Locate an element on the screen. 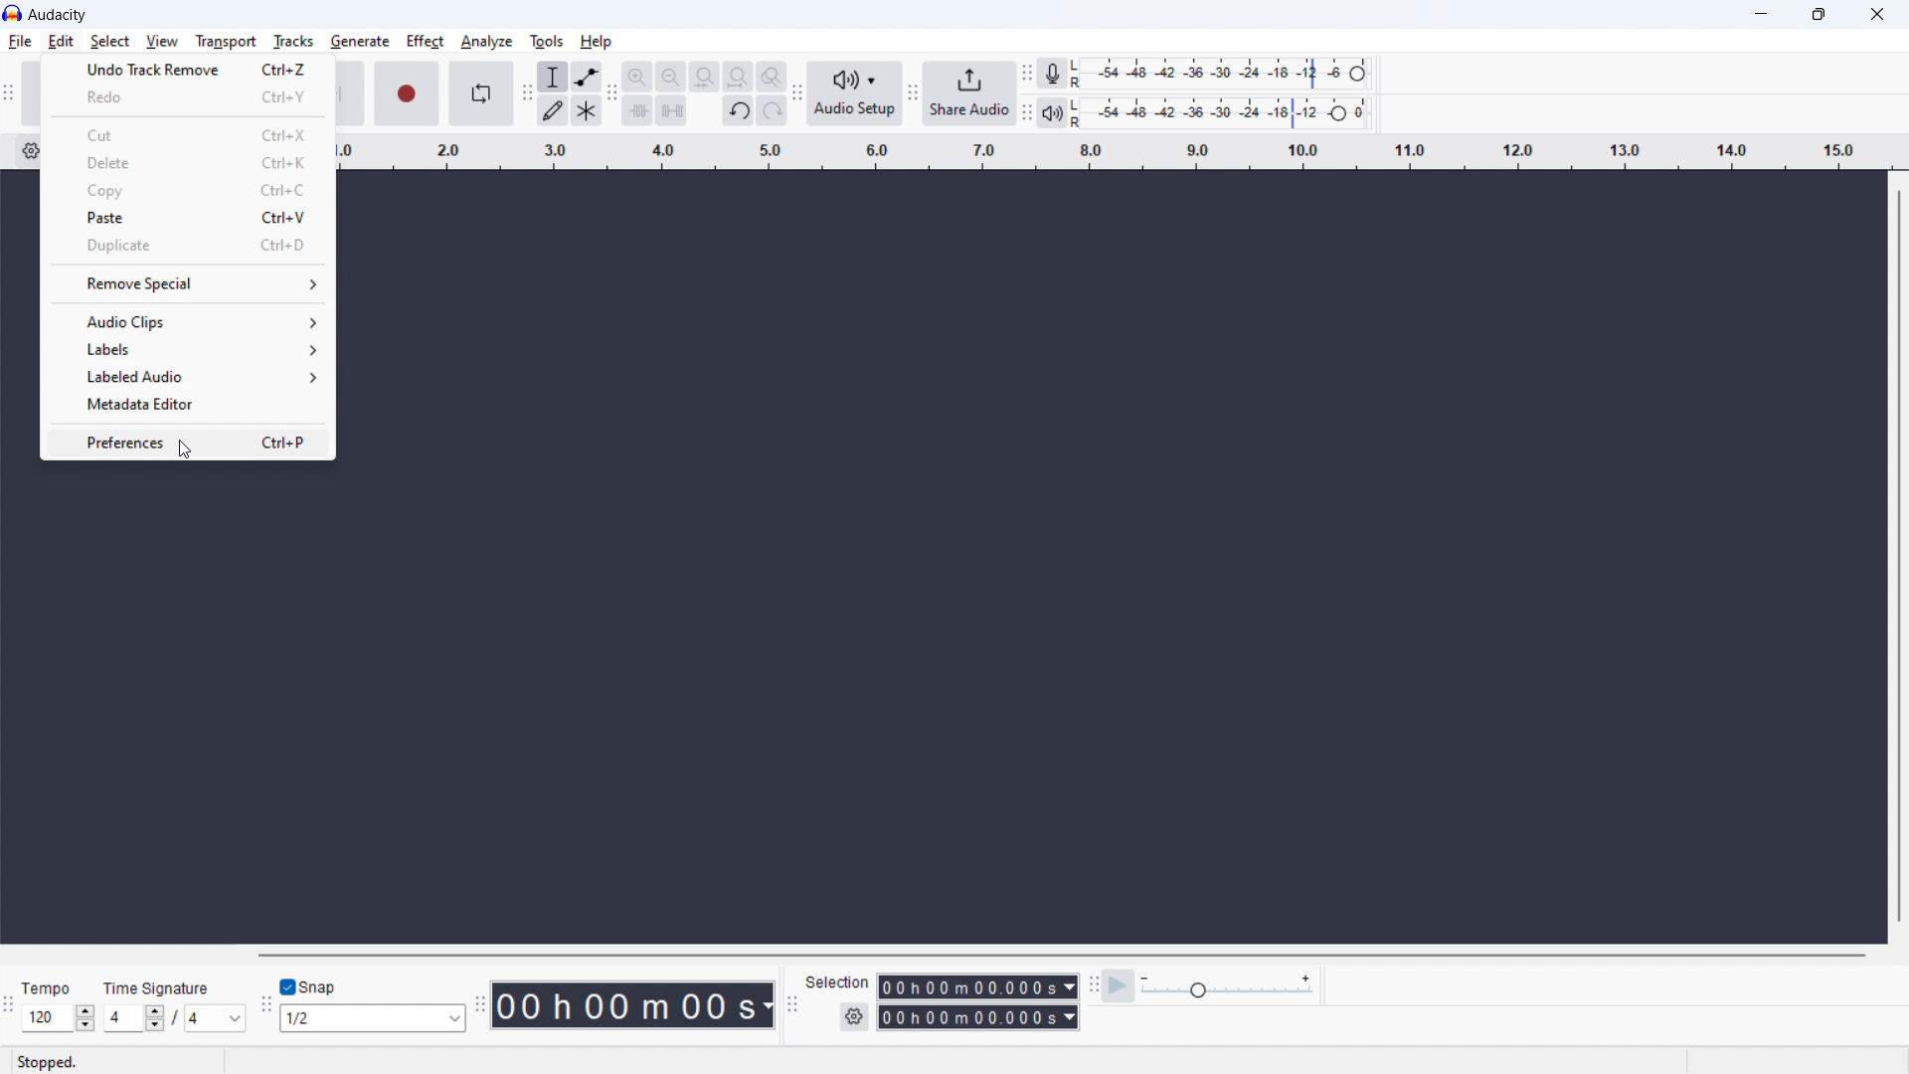 The width and height of the screenshot is (1909, 1074). maximize is located at coordinates (1817, 15).